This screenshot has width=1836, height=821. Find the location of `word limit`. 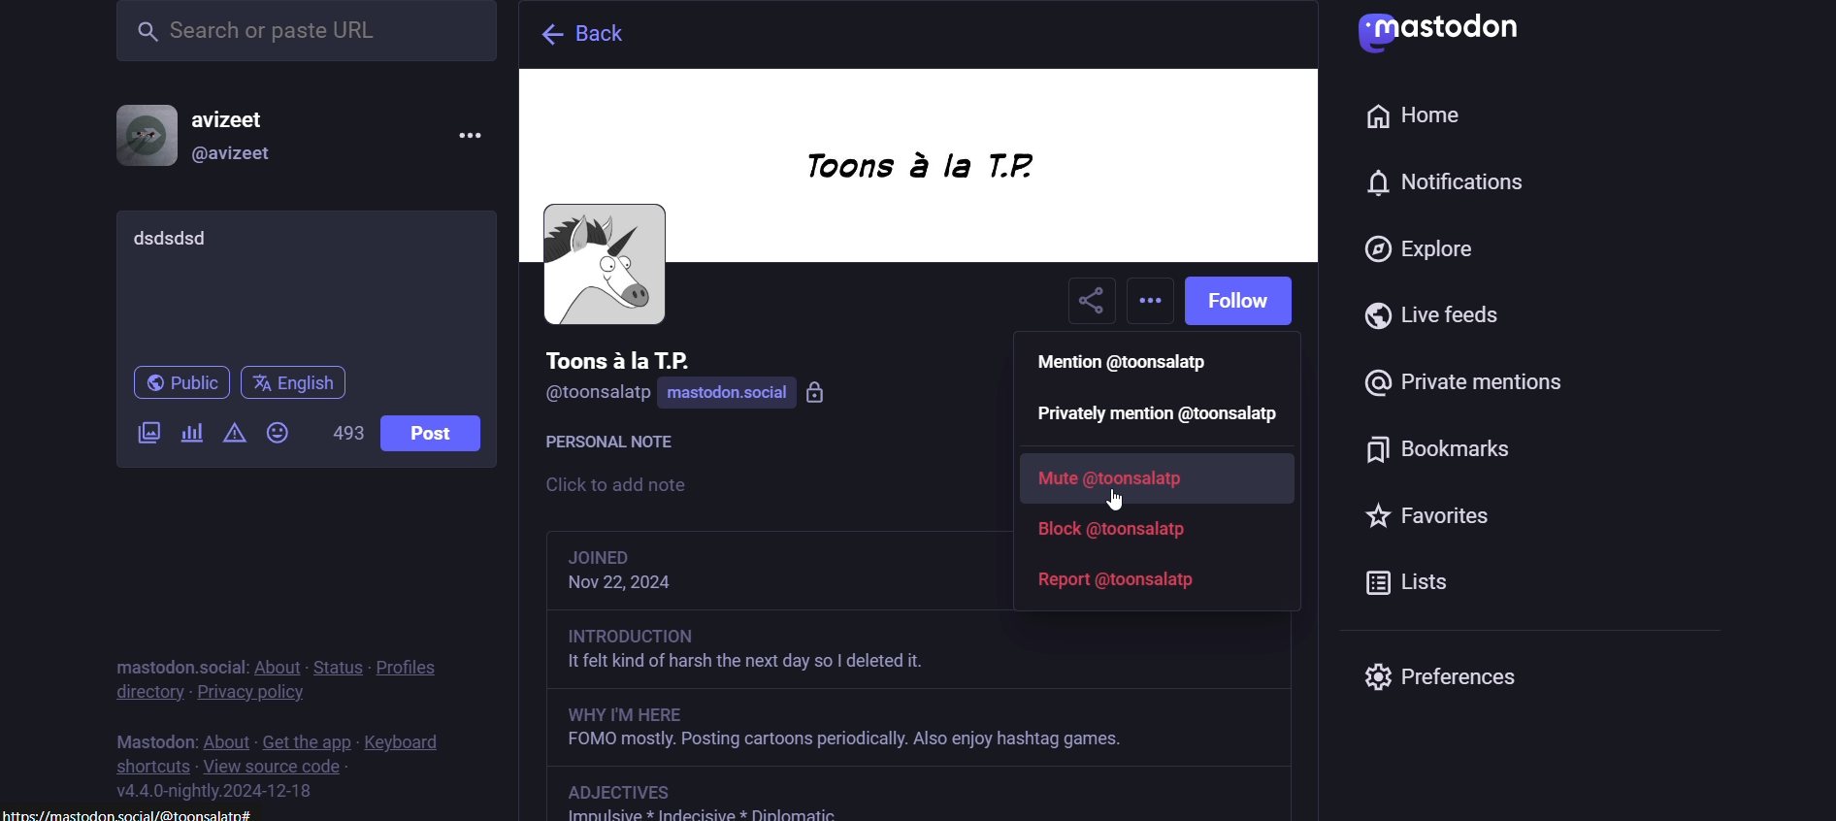

word limit is located at coordinates (345, 439).